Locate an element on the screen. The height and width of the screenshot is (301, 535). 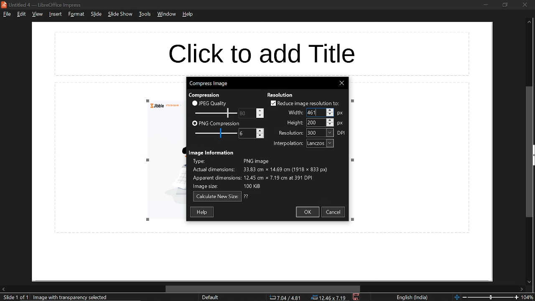
dpi is located at coordinates (342, 133).